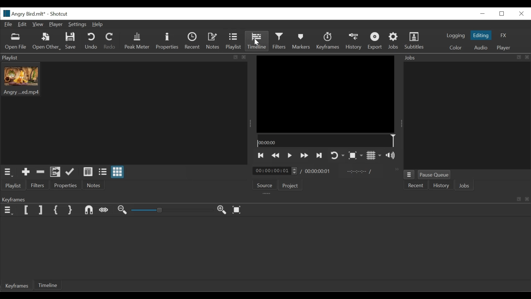 The image size is (531, 299). I want to click on File name, so click(24, 14).